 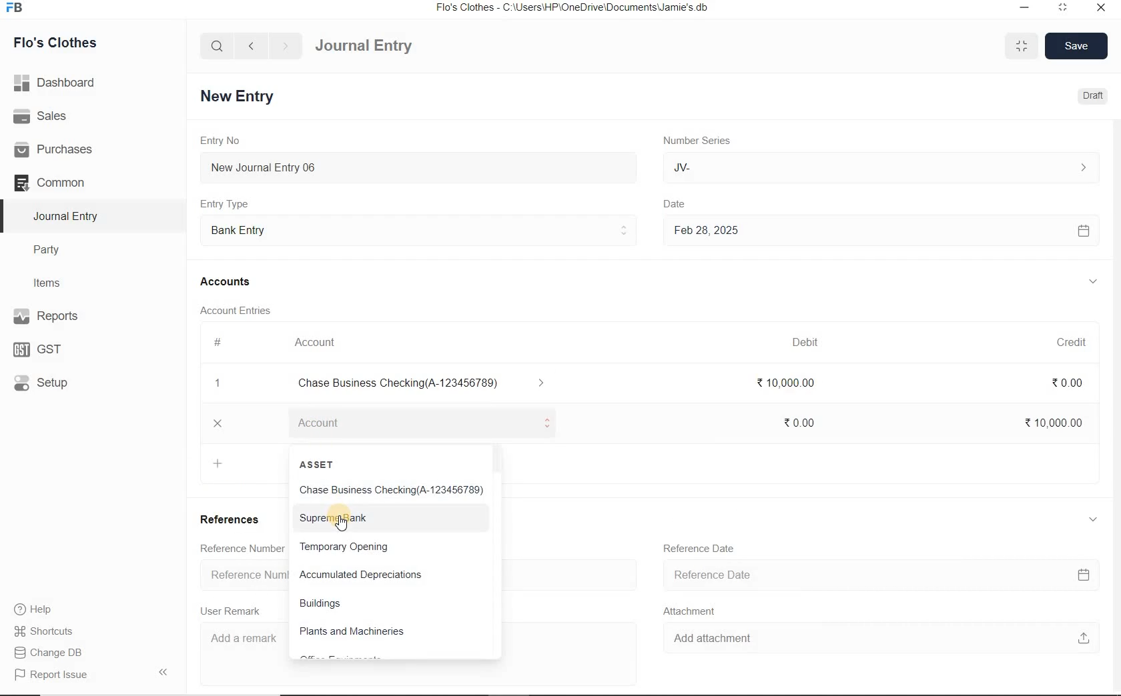 I want to click on 1, so click(x=218, y=385).